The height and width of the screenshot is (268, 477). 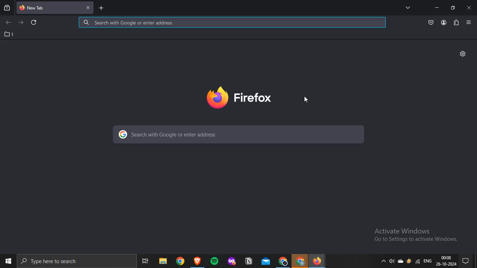 What do you see at coordinates (437, 8) in the screenshot?
I see `minimize` at bounding box center [437, 8].